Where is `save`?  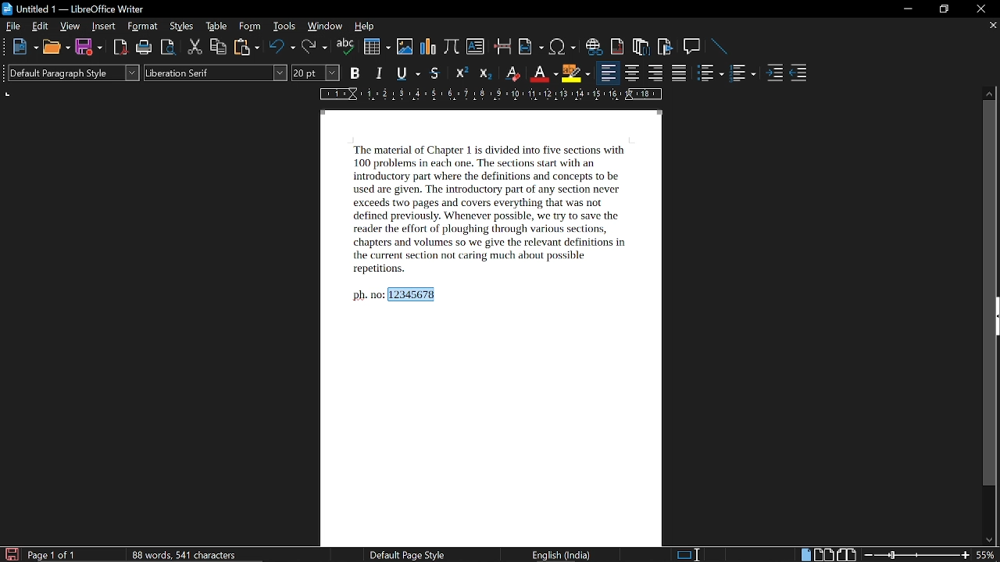 save is located at coordinates (88, 47).